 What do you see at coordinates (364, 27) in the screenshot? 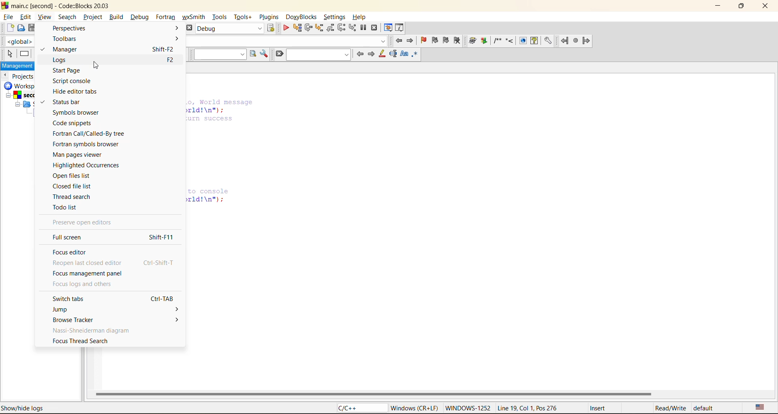
I see `break debugger` at bounding box center [364, 27].